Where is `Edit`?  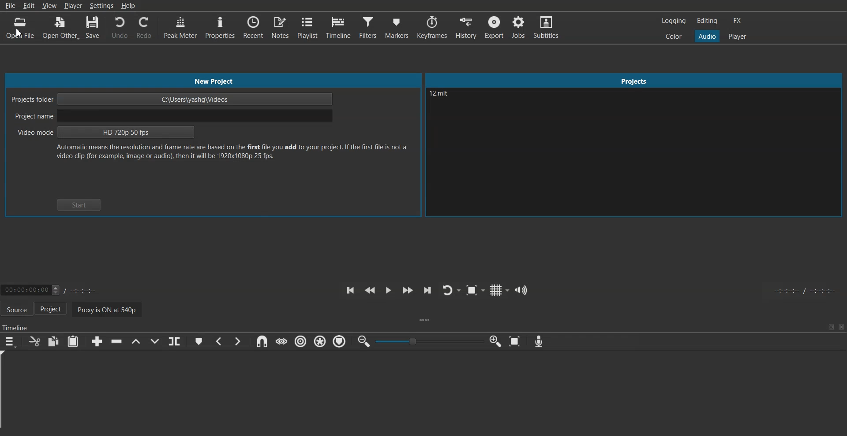
Edit is located at coordinates (29, 6).